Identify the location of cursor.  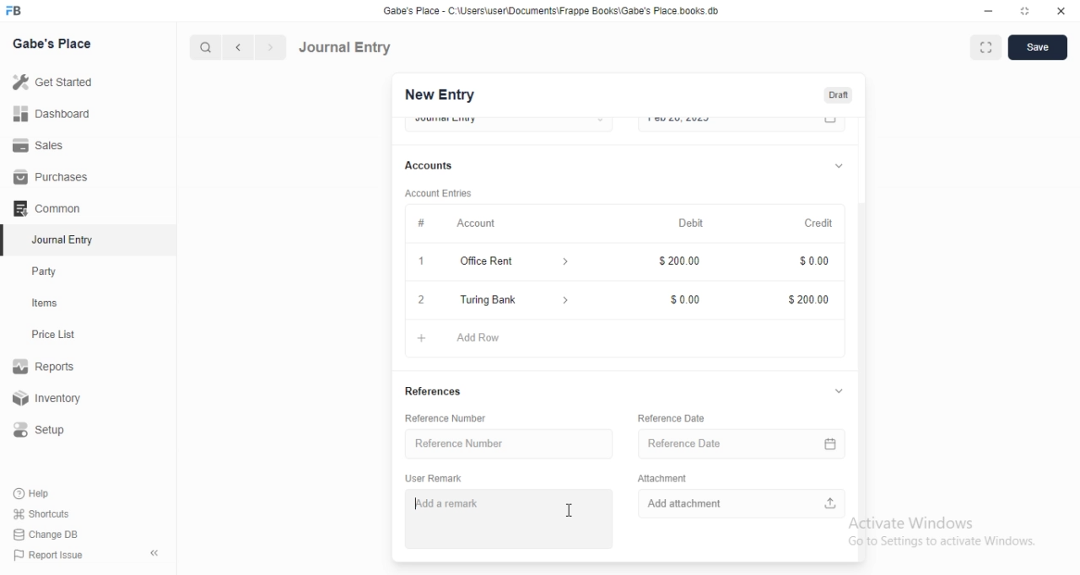
(575, 511).